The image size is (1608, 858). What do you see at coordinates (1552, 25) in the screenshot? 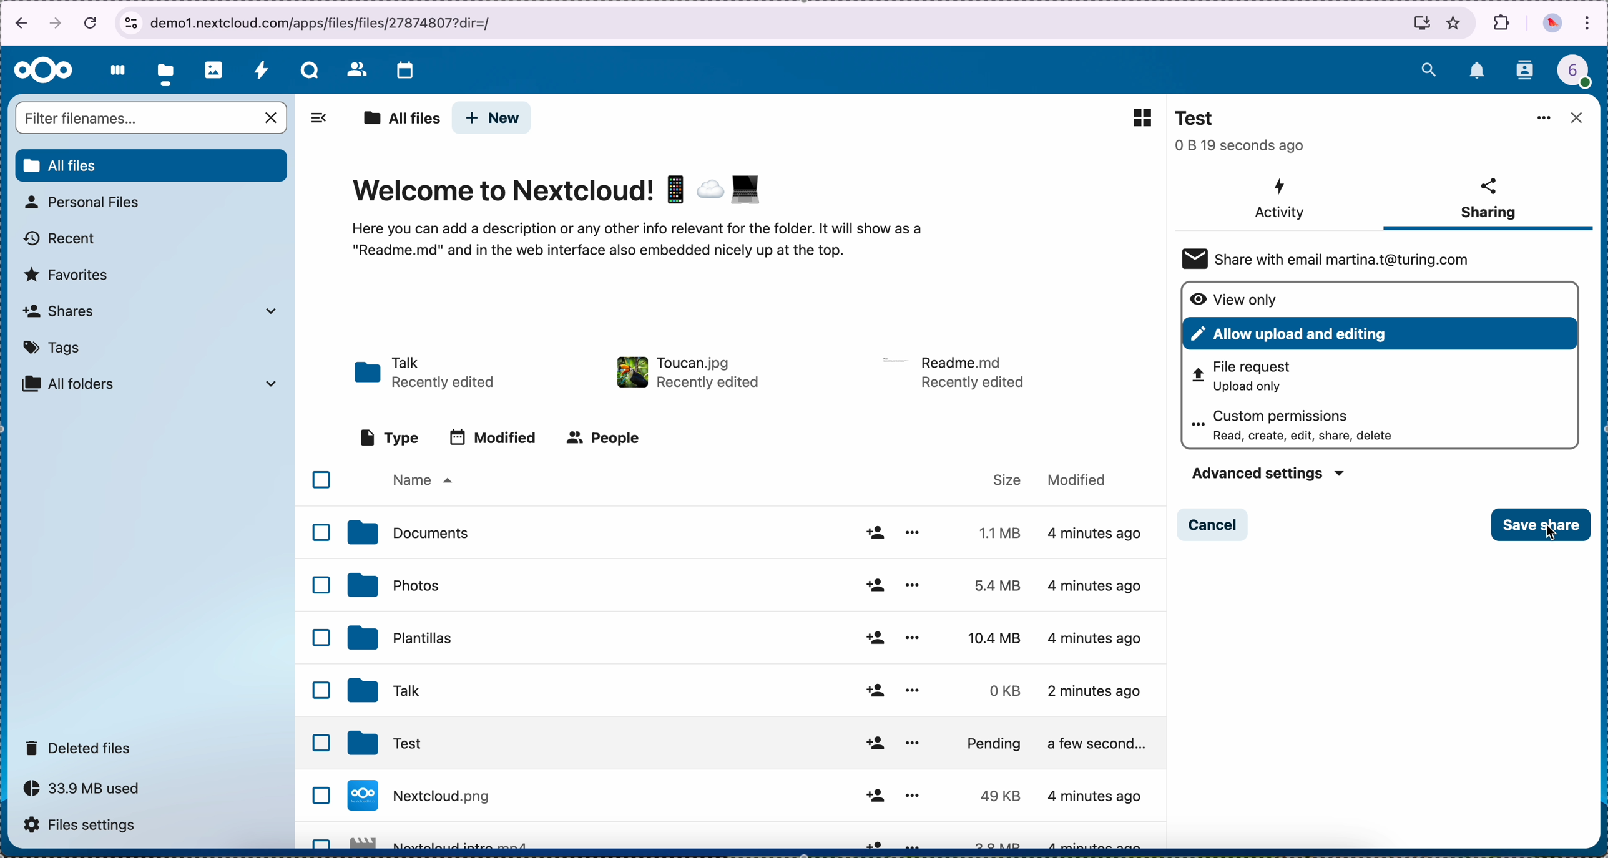
I see `profile picture` at bounding box center [1552, 25].